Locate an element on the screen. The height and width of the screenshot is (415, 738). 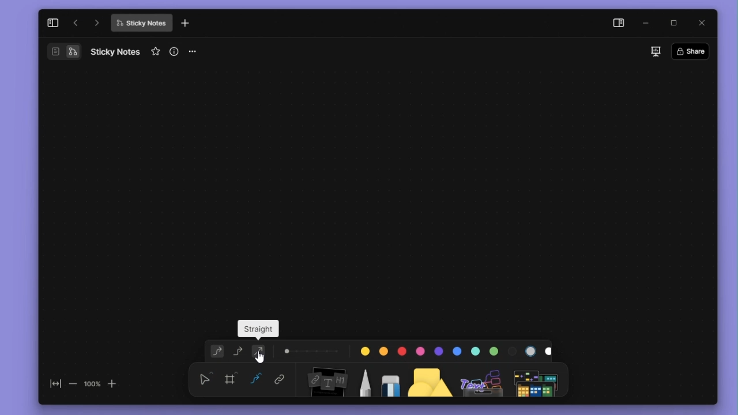
shape is located at coordinates (431, 379).